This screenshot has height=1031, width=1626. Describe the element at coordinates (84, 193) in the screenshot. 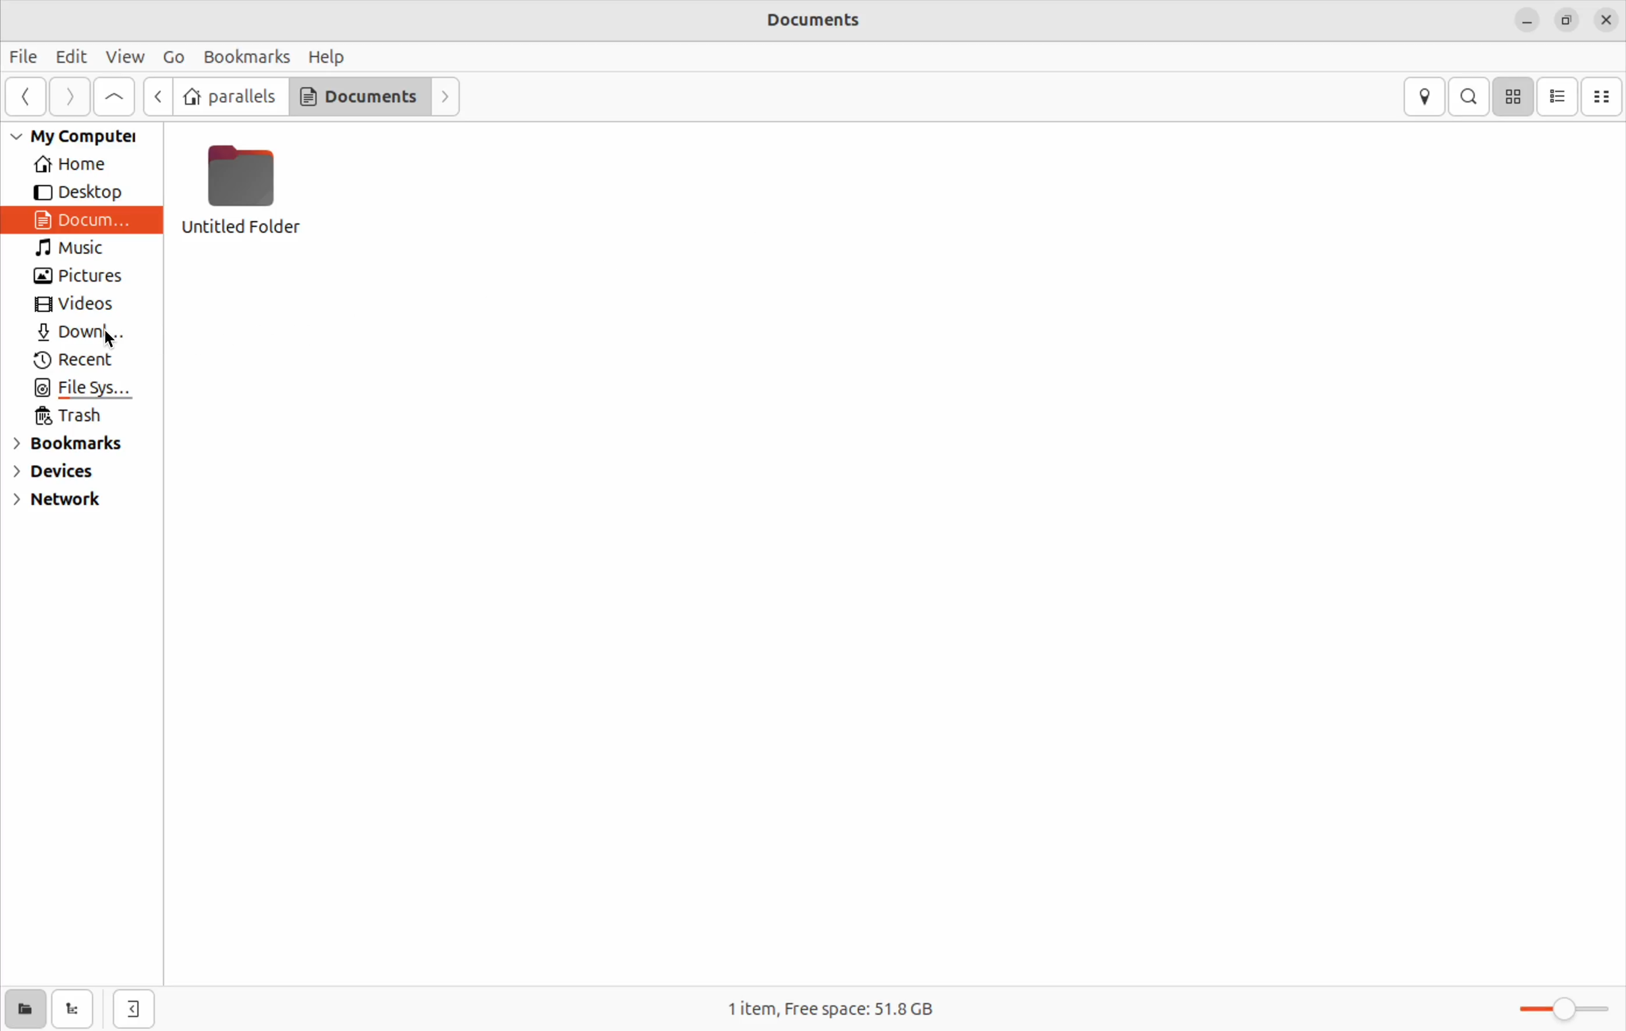

I see `desktop` at that location.